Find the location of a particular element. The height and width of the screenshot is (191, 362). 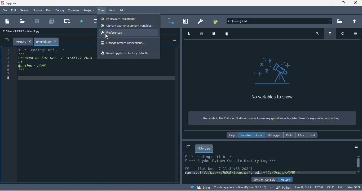

untitled1.py tab is located at coordinates (47, 41).